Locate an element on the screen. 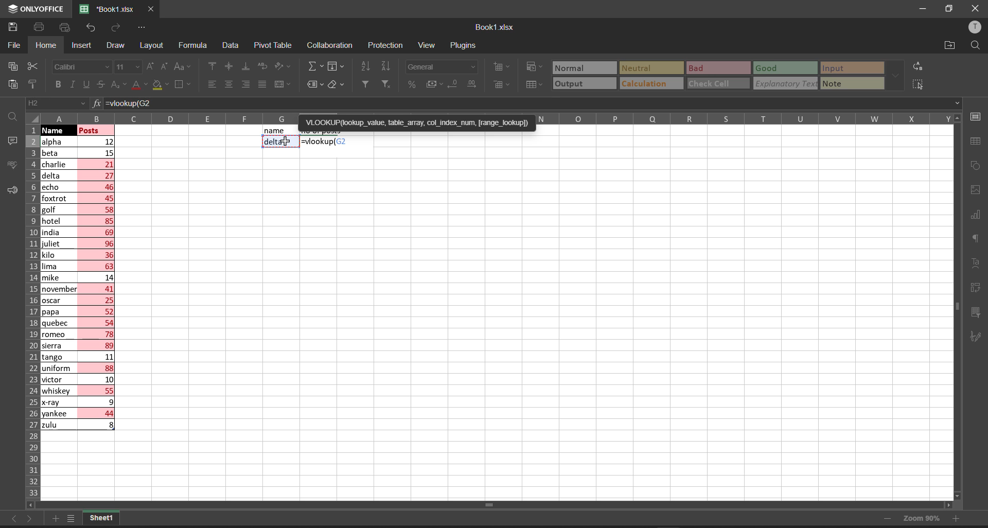  scroll left is located at coordinates (37, 505).